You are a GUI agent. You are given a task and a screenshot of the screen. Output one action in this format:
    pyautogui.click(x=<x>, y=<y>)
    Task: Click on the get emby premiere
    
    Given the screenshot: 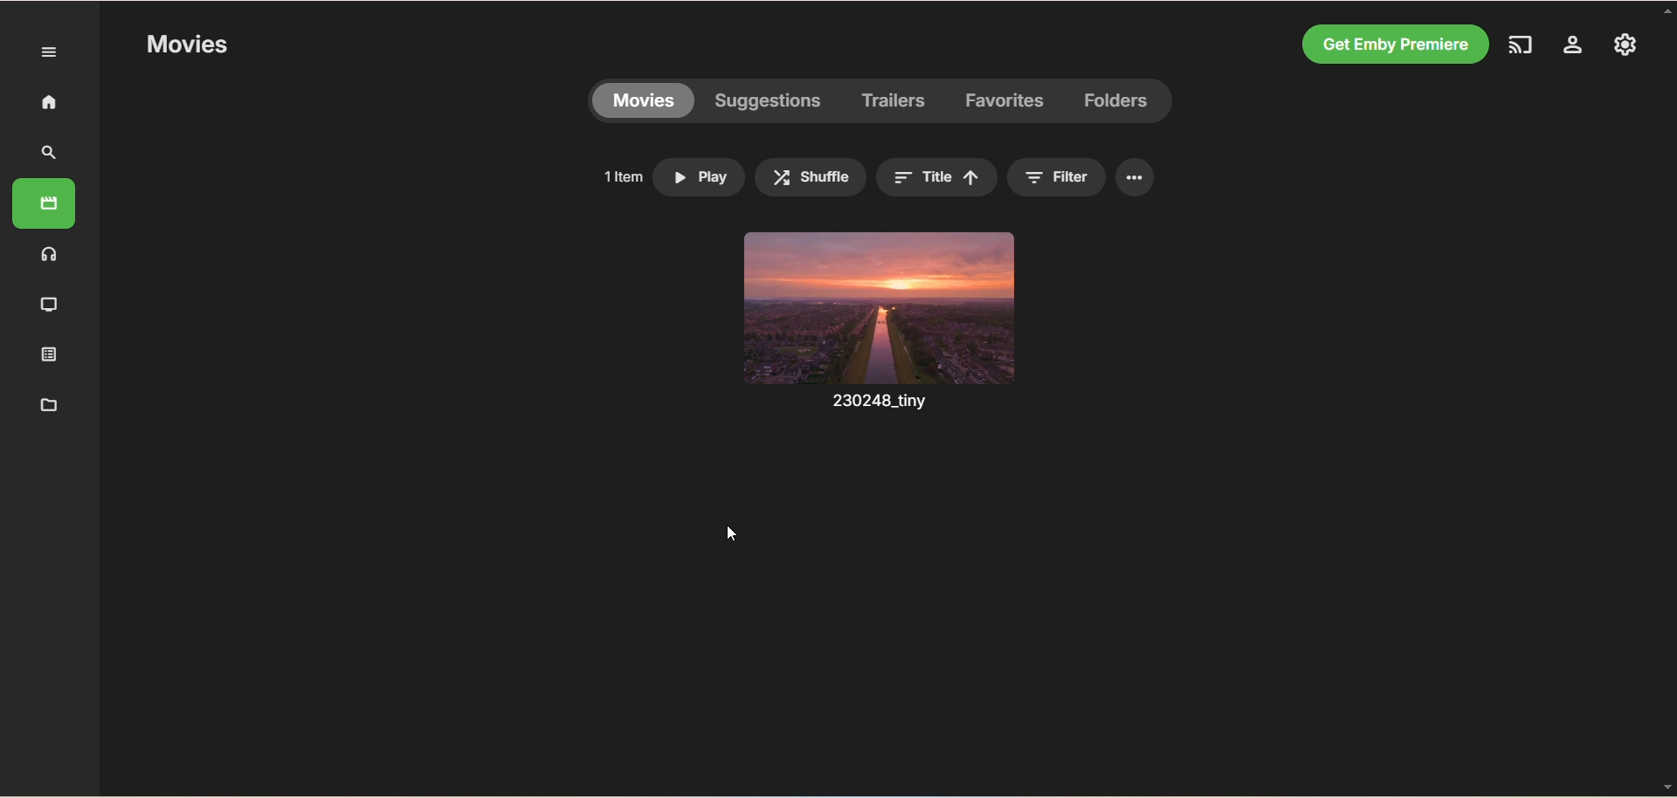 What is the action you would take?
    pyautogui.click(x=1392, y=44)
    